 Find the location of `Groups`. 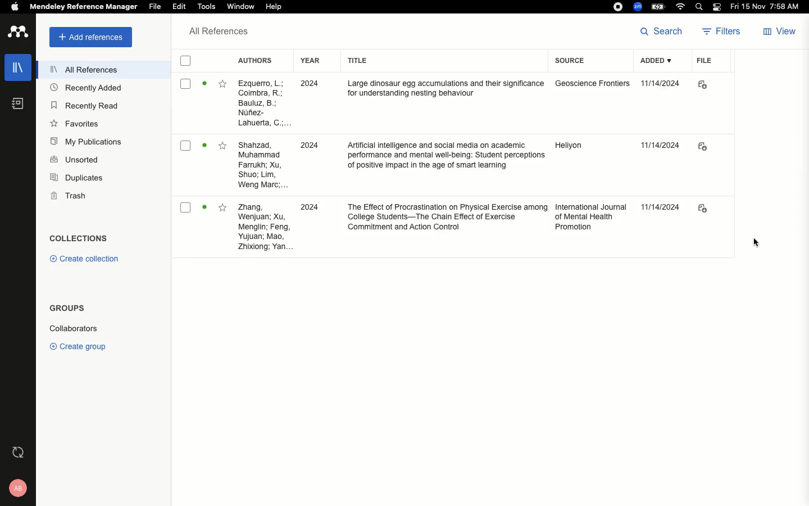

Groups is located at coordinates (65, 310).